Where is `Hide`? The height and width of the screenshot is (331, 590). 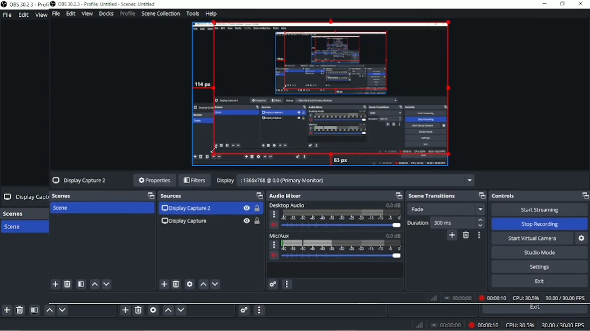
Hide is located at coordinates (245, 222).